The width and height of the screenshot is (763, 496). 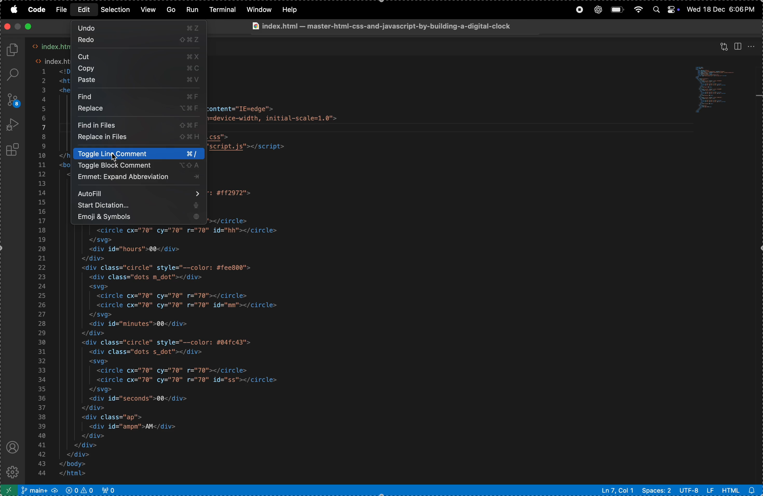 I want to click on > index.html, so click(x=51, y=47).